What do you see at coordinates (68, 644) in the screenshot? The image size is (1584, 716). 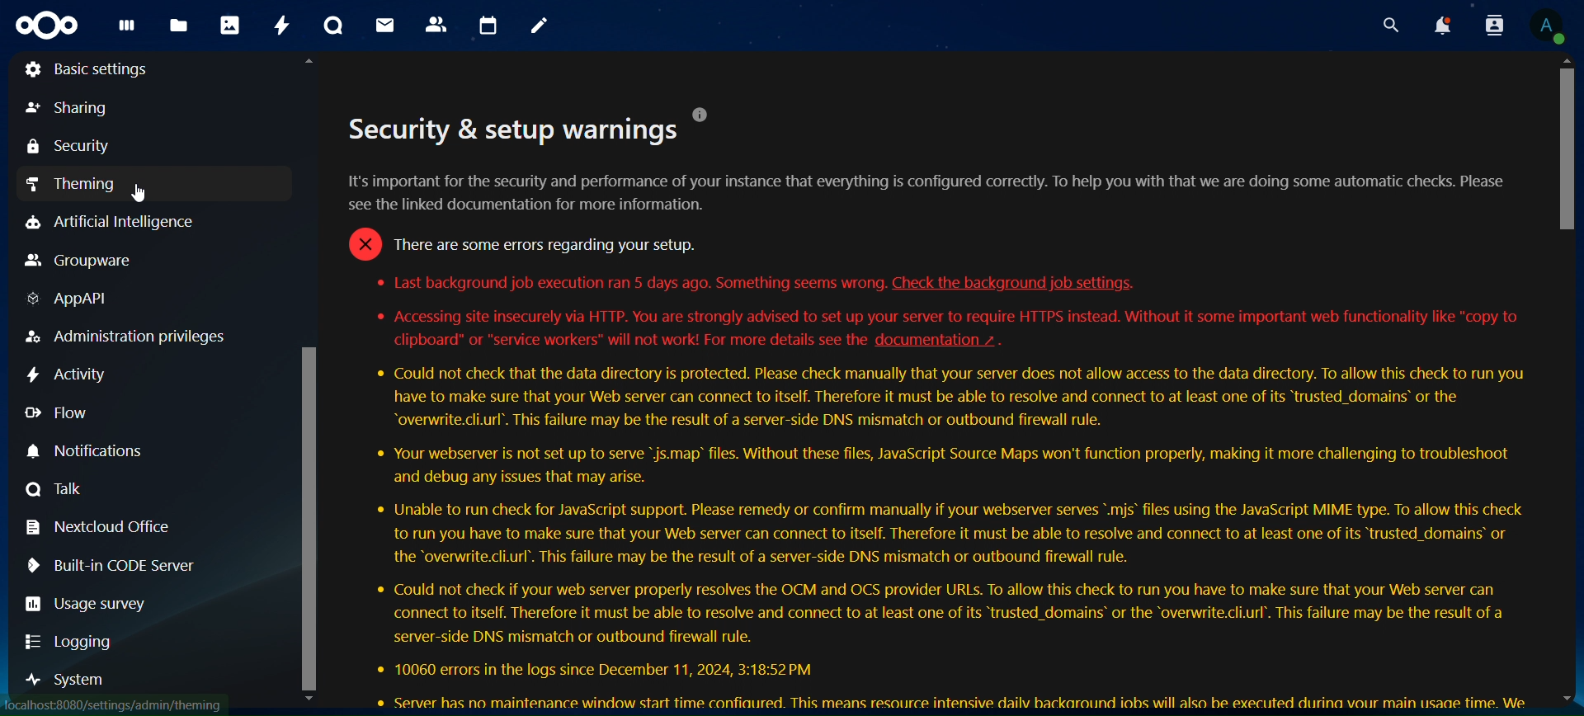 I see `logging` at bounding box center [68, 644].